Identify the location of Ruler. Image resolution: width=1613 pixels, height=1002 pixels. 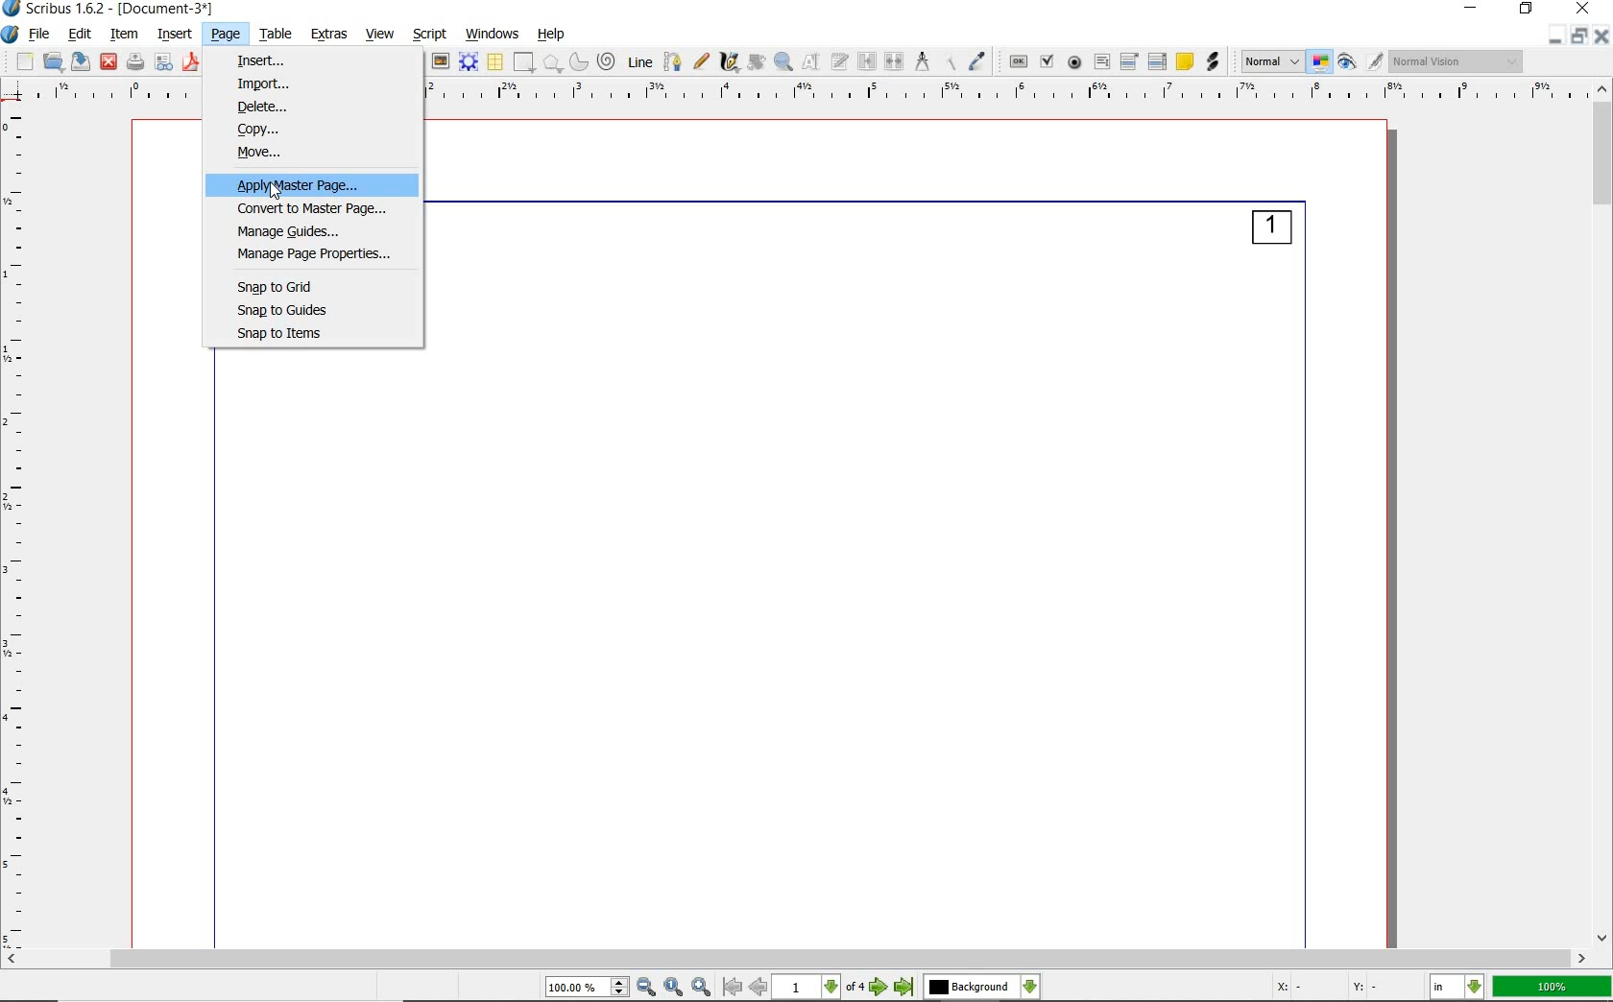
(1009, 94).